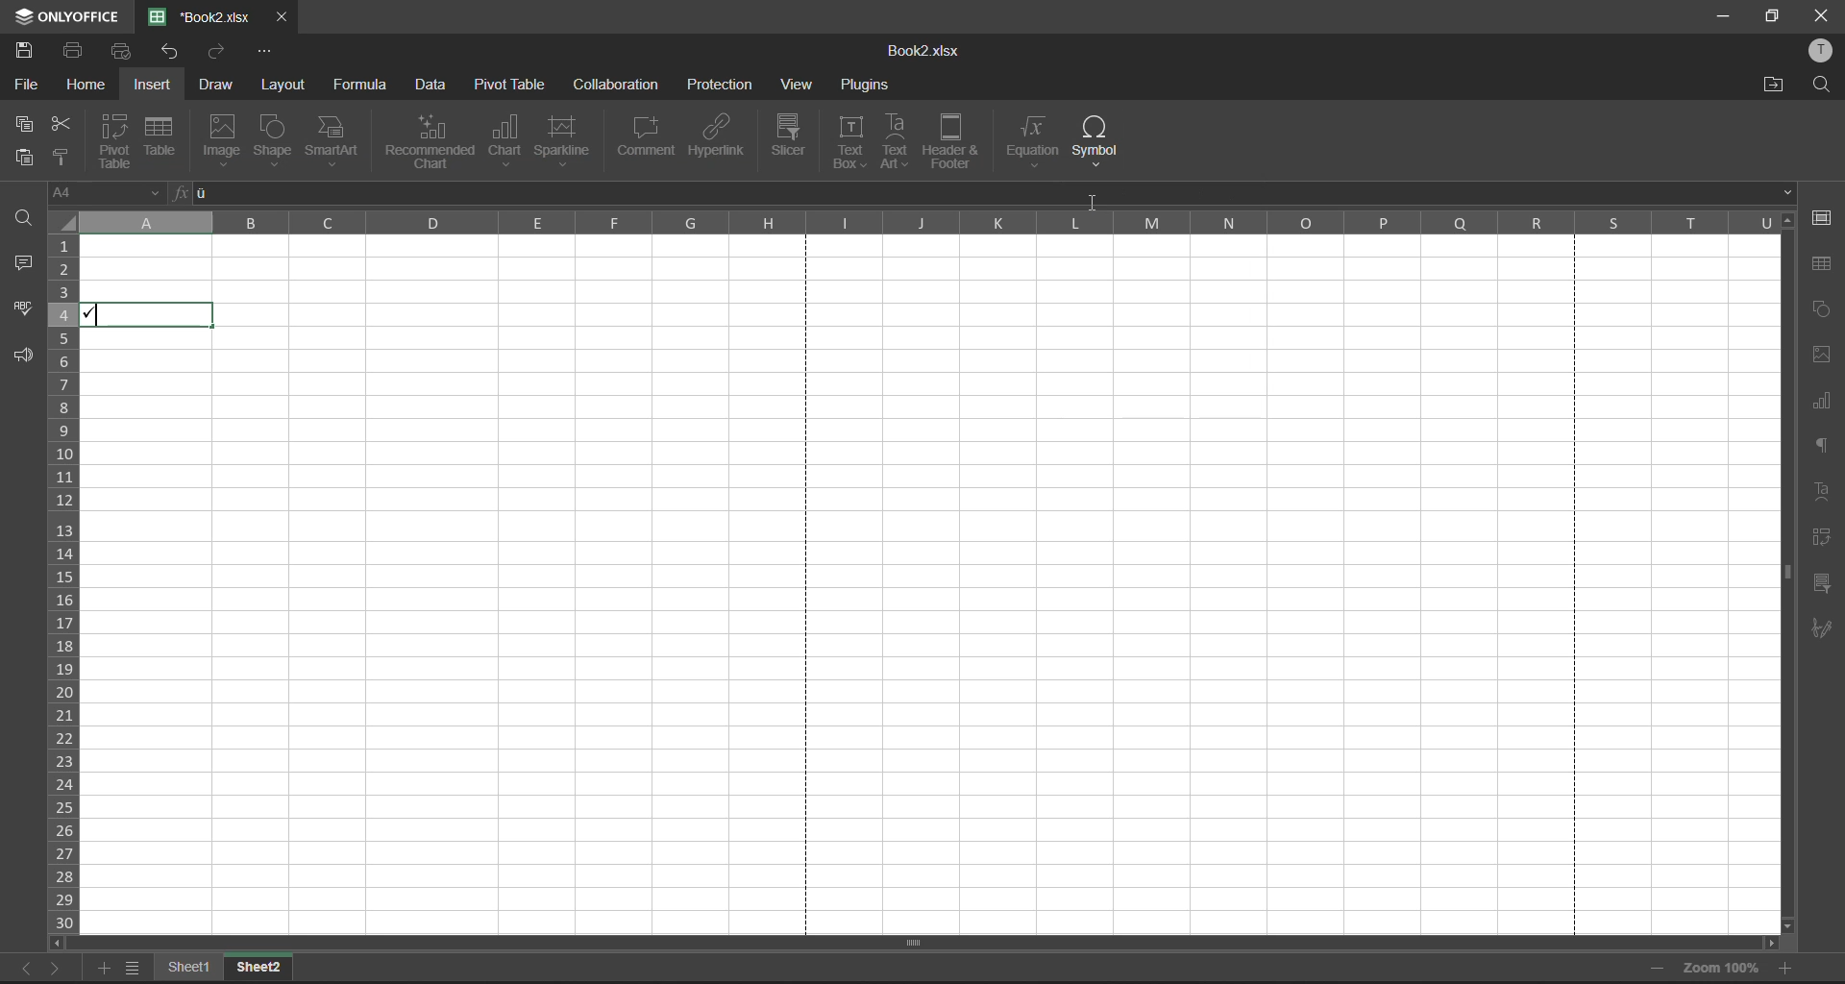 The width and height of the screenshot is (1845, 984). What do you see at coordinates (1773, 86) in the screenshot?
I see `open location` at bounding box center [1773, 86].